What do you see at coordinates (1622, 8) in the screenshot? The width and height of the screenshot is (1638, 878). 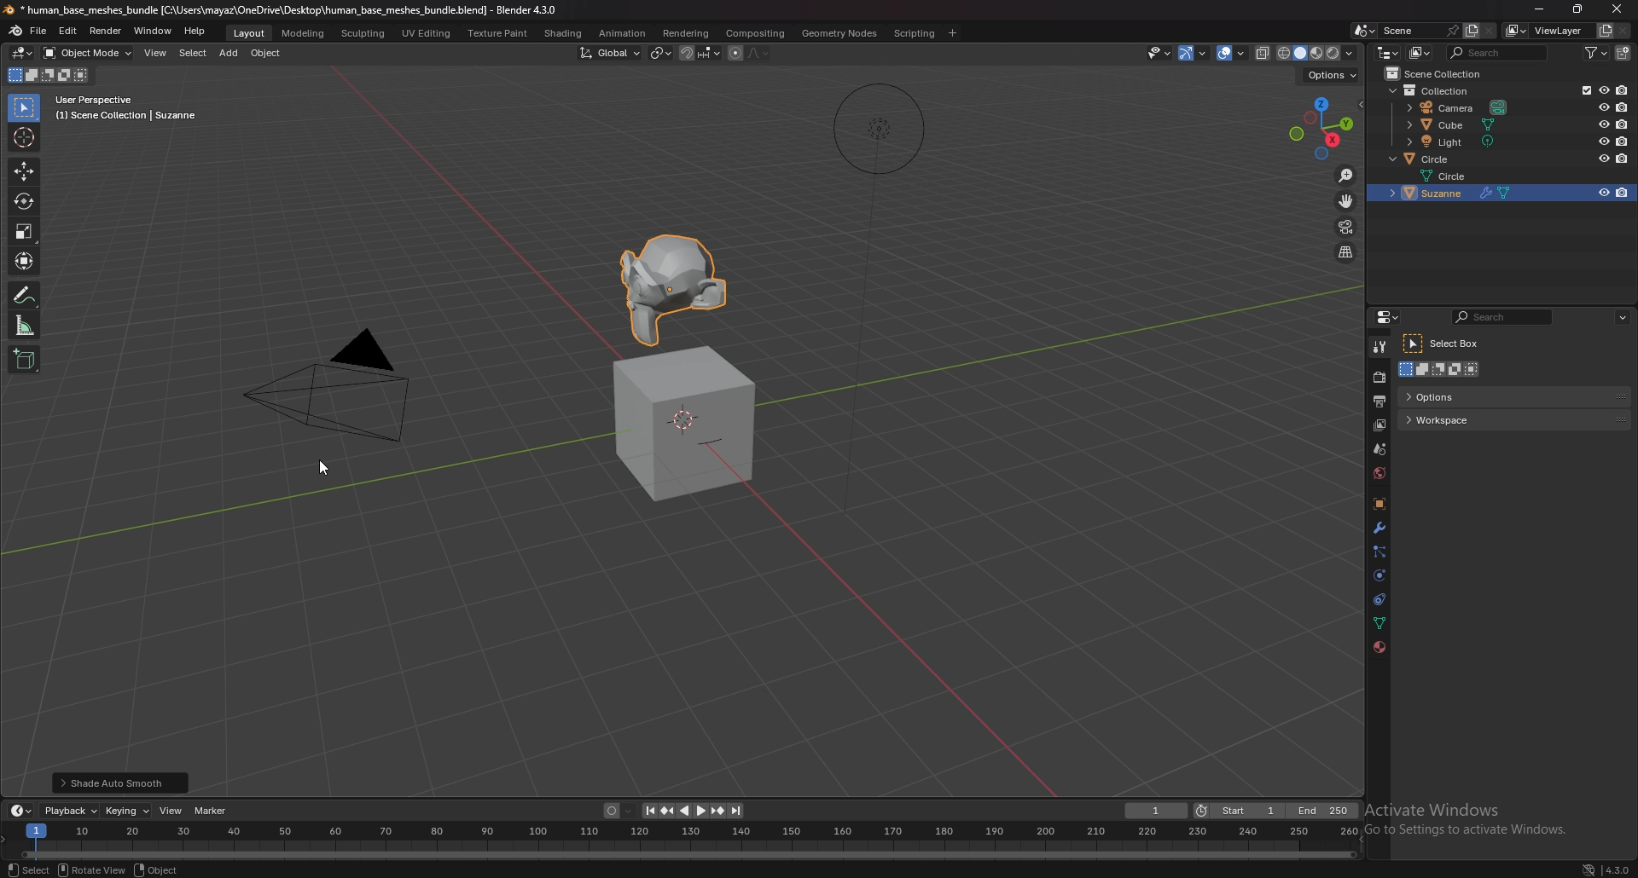 I see `cursor` at bounding box center [1622, 8].